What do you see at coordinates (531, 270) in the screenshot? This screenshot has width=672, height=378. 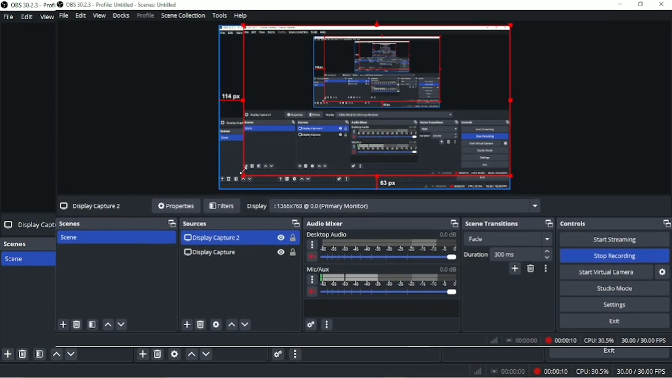 I see `Remove cofigurable transition` at bounding box center [531, 270].